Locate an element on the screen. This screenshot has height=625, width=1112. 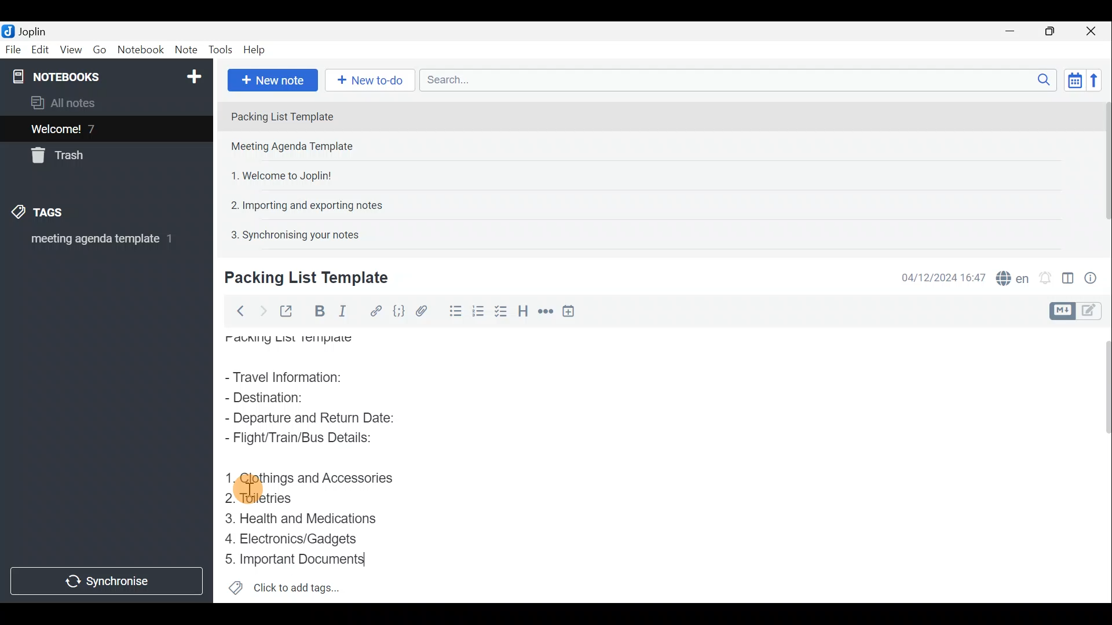
Click to add tags is located at coordinates (284, 588).